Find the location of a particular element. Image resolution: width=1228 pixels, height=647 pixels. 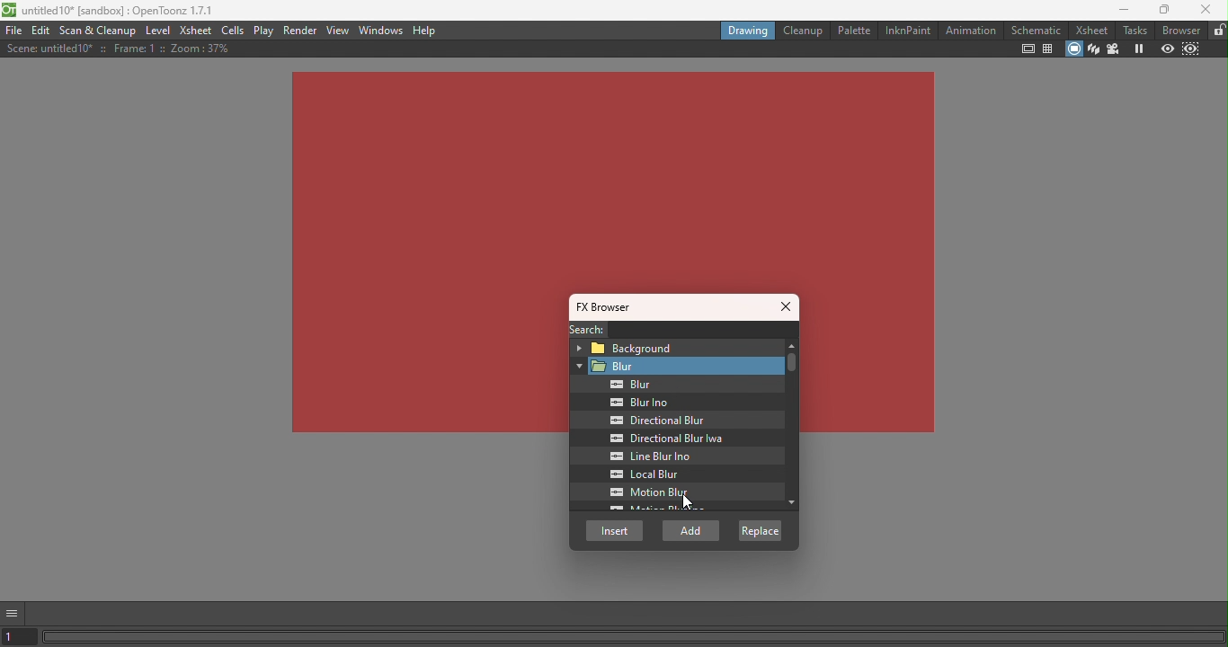

FX browser is located at coordinates (610, 307).